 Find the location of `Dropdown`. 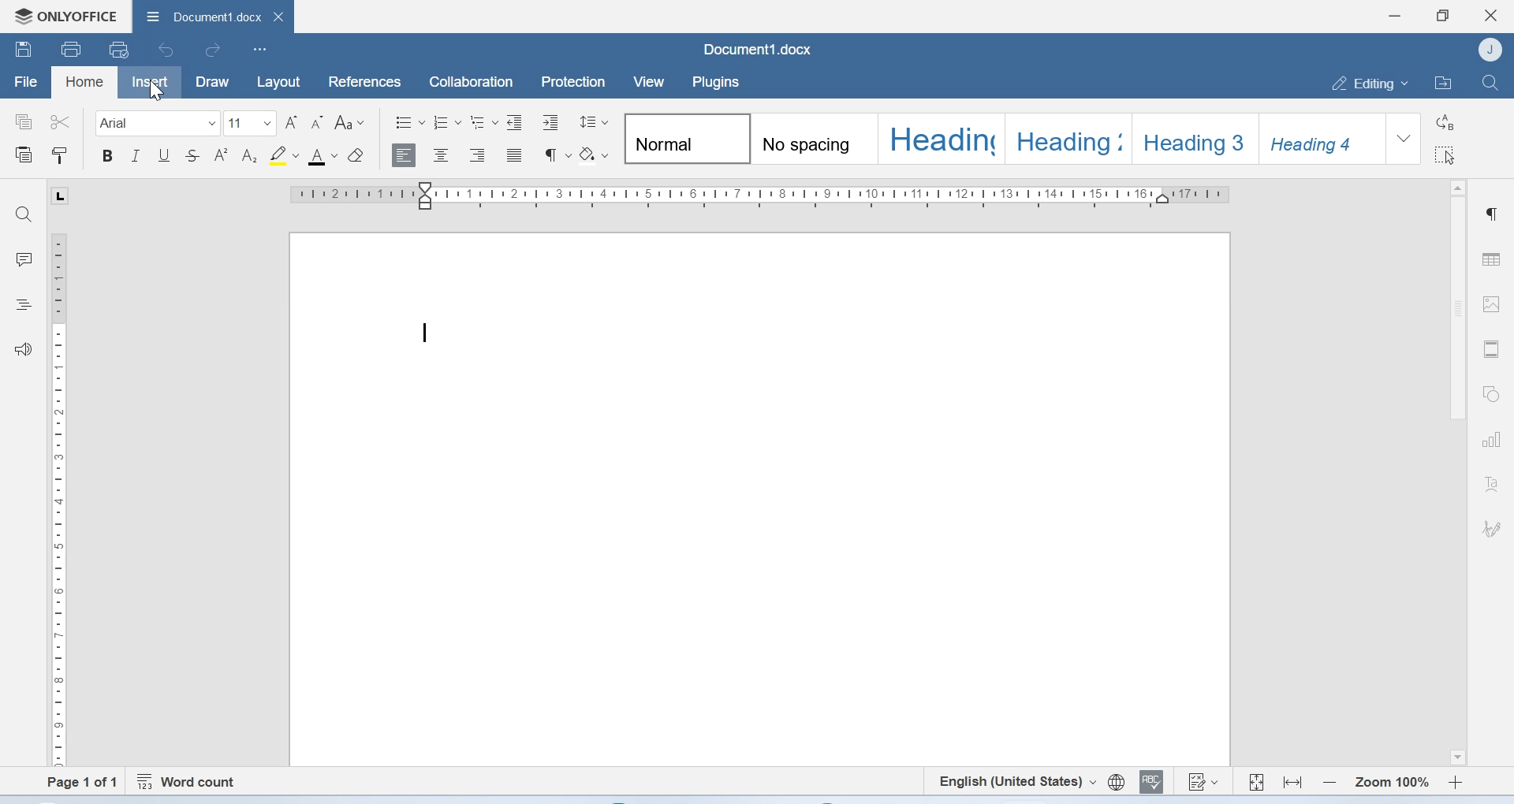

Dropdown is located at coordinates (1404, 138).